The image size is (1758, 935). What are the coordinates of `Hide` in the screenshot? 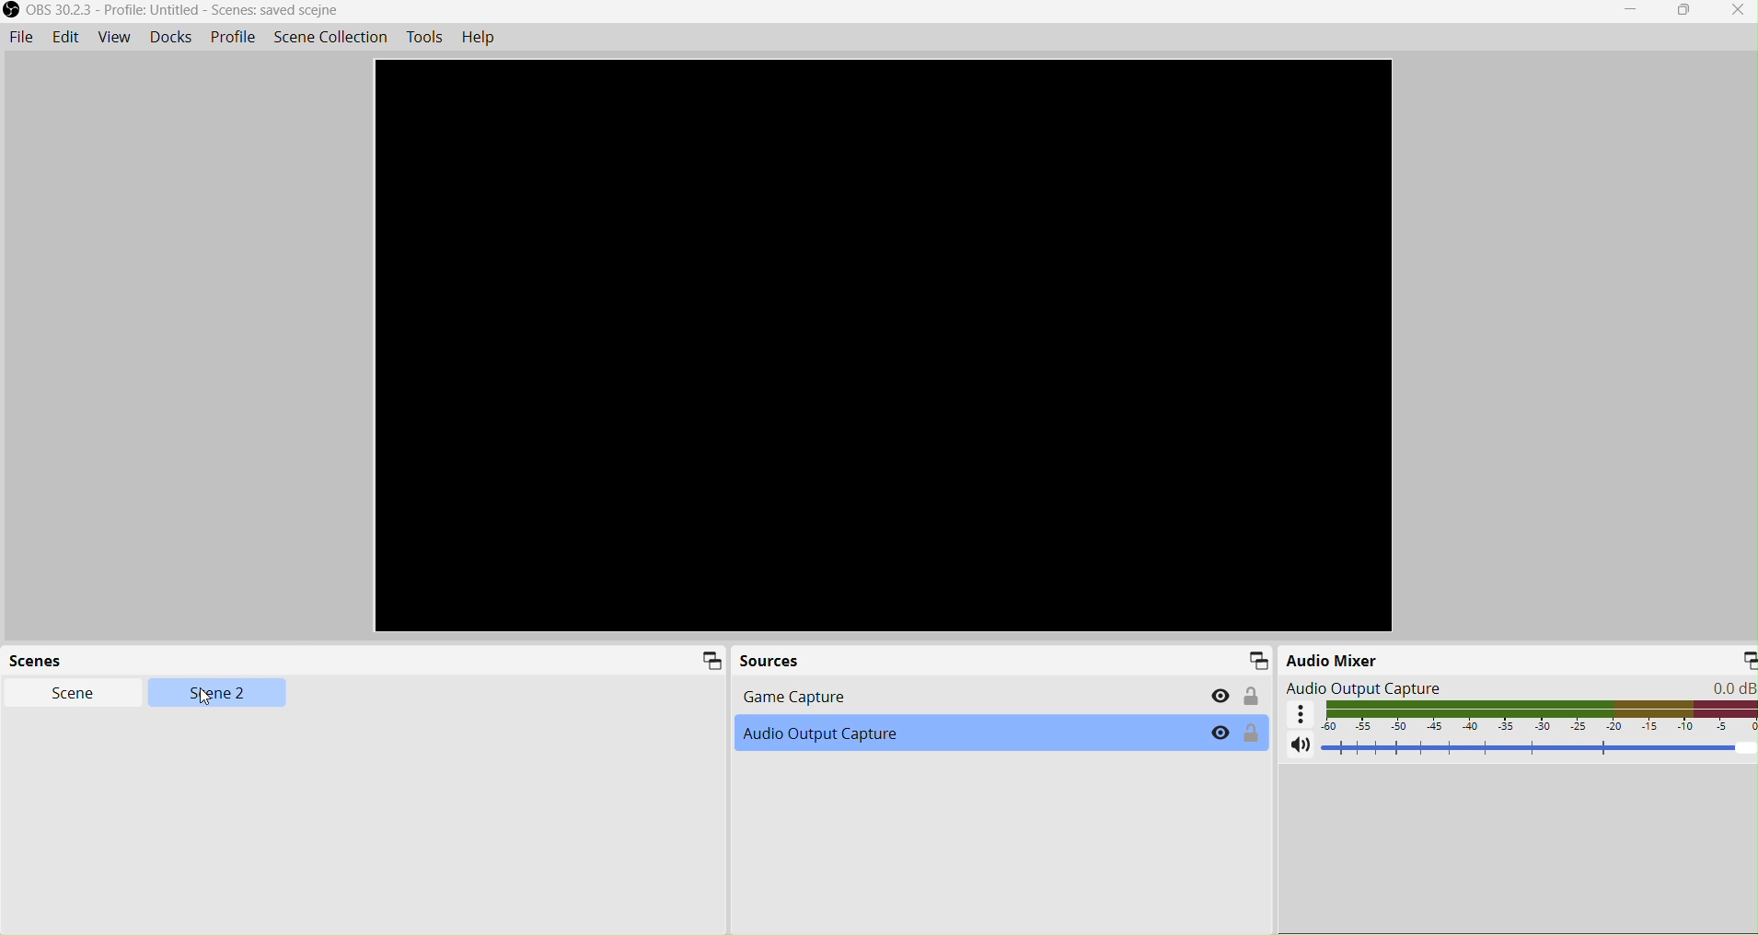 It's located at (1220, 733).